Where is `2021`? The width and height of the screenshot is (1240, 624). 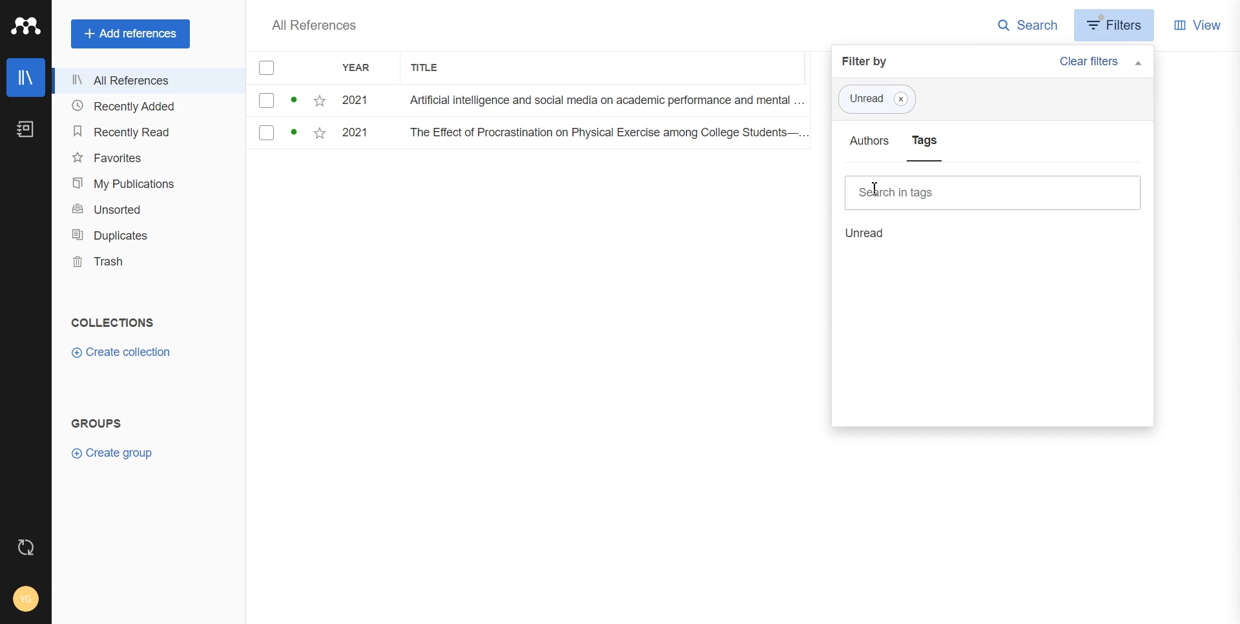 2021 is located at coordinates (360, 135).